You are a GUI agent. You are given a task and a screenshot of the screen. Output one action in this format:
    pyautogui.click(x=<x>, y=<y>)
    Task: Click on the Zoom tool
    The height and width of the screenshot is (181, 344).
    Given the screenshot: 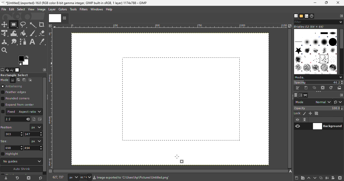 What is the action you would take?
    pyautogui.click(x=5, y=51)
    